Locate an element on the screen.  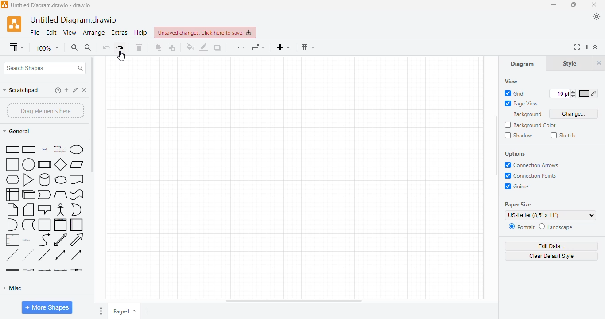
background color is located at coordinates (530, 125).